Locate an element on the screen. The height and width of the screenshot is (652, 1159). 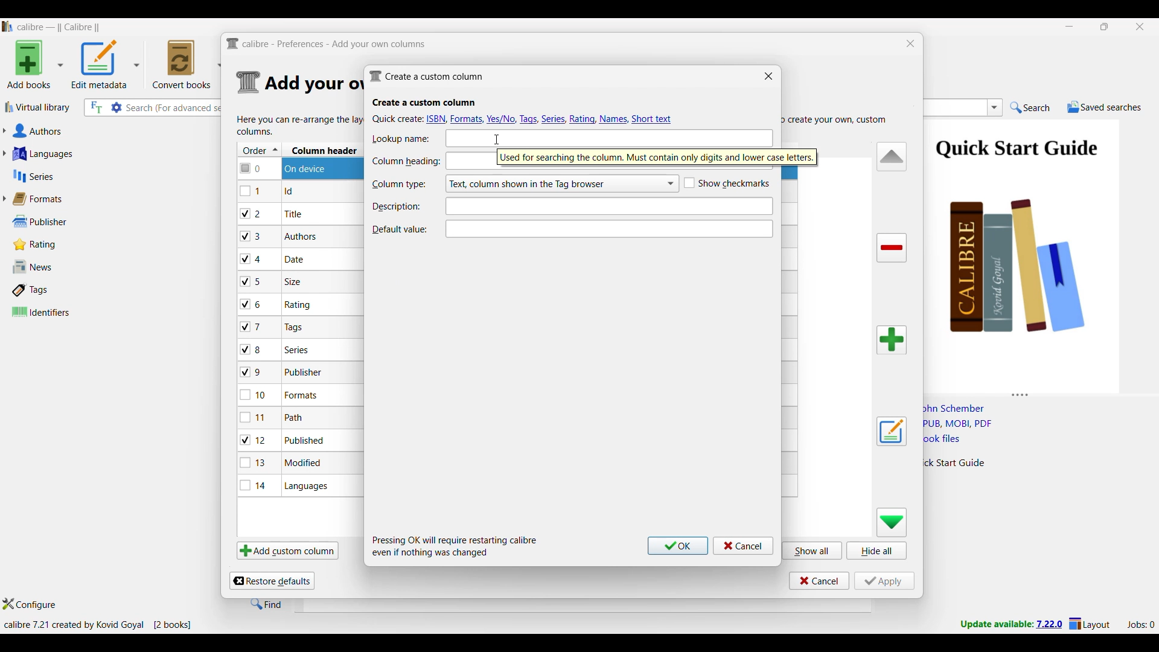
checkbox - 6 is located at coordinates (253, 305).